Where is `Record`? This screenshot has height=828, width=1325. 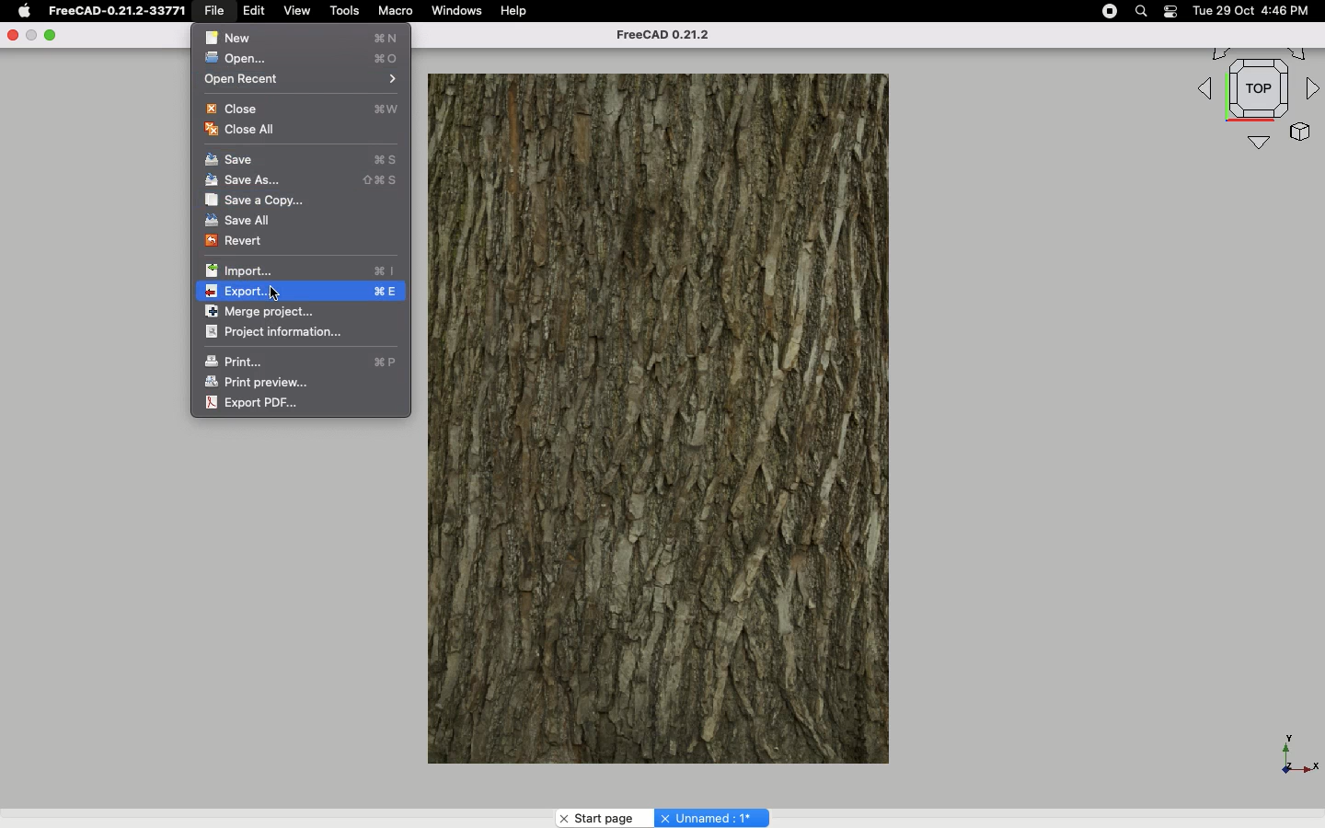
Record is located at coordinates (1105, 11).